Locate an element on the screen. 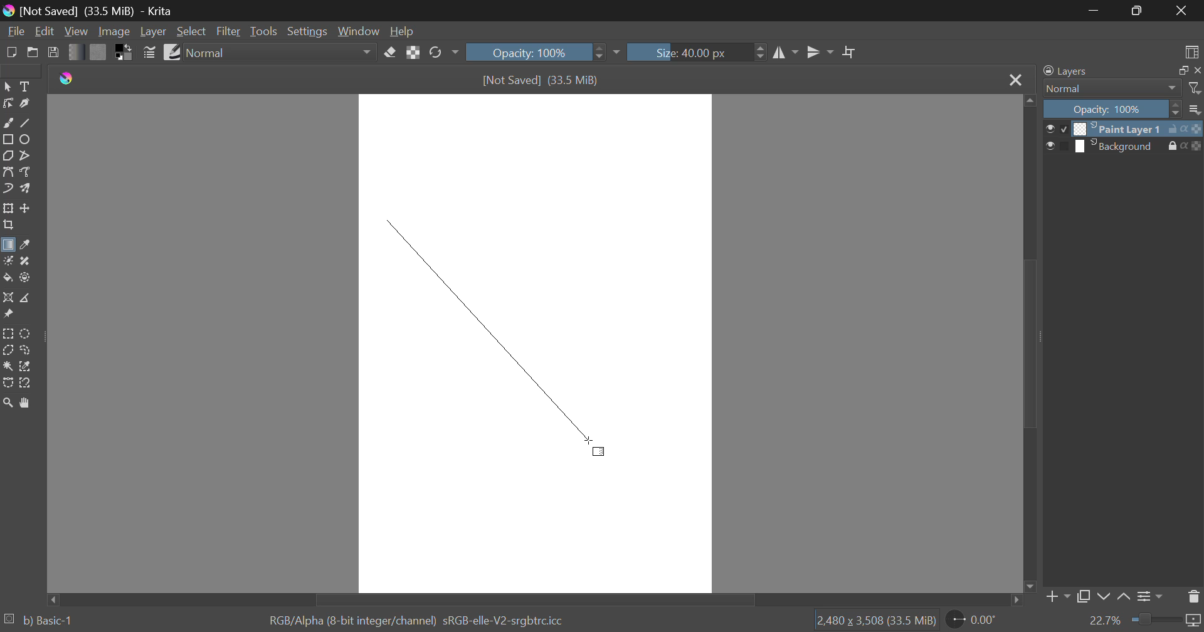  Similar Color Selection is located at coordinates (26, 367).